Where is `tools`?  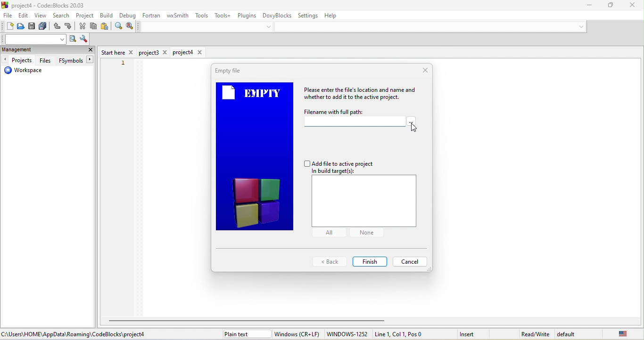 tools is located at coordinates (203, 16).